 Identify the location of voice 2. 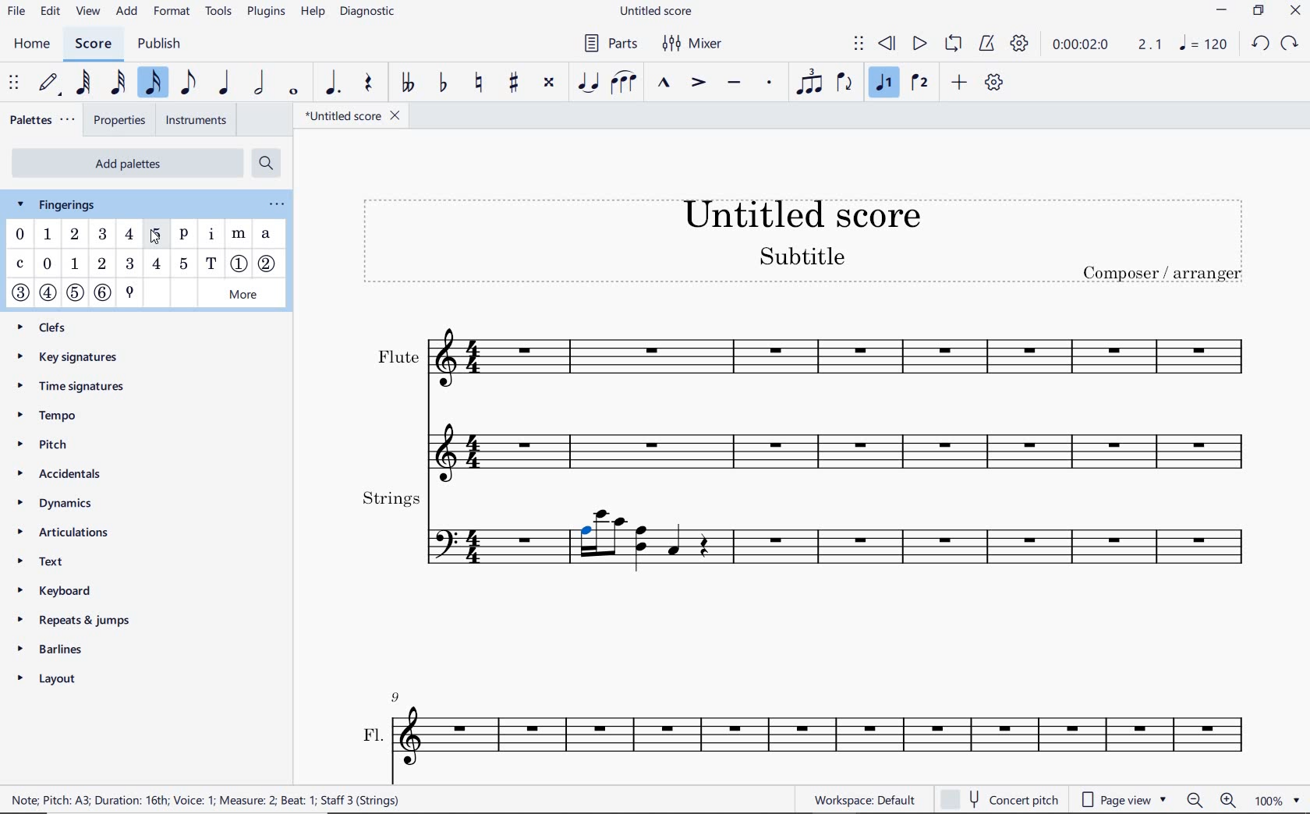
(919, 83).